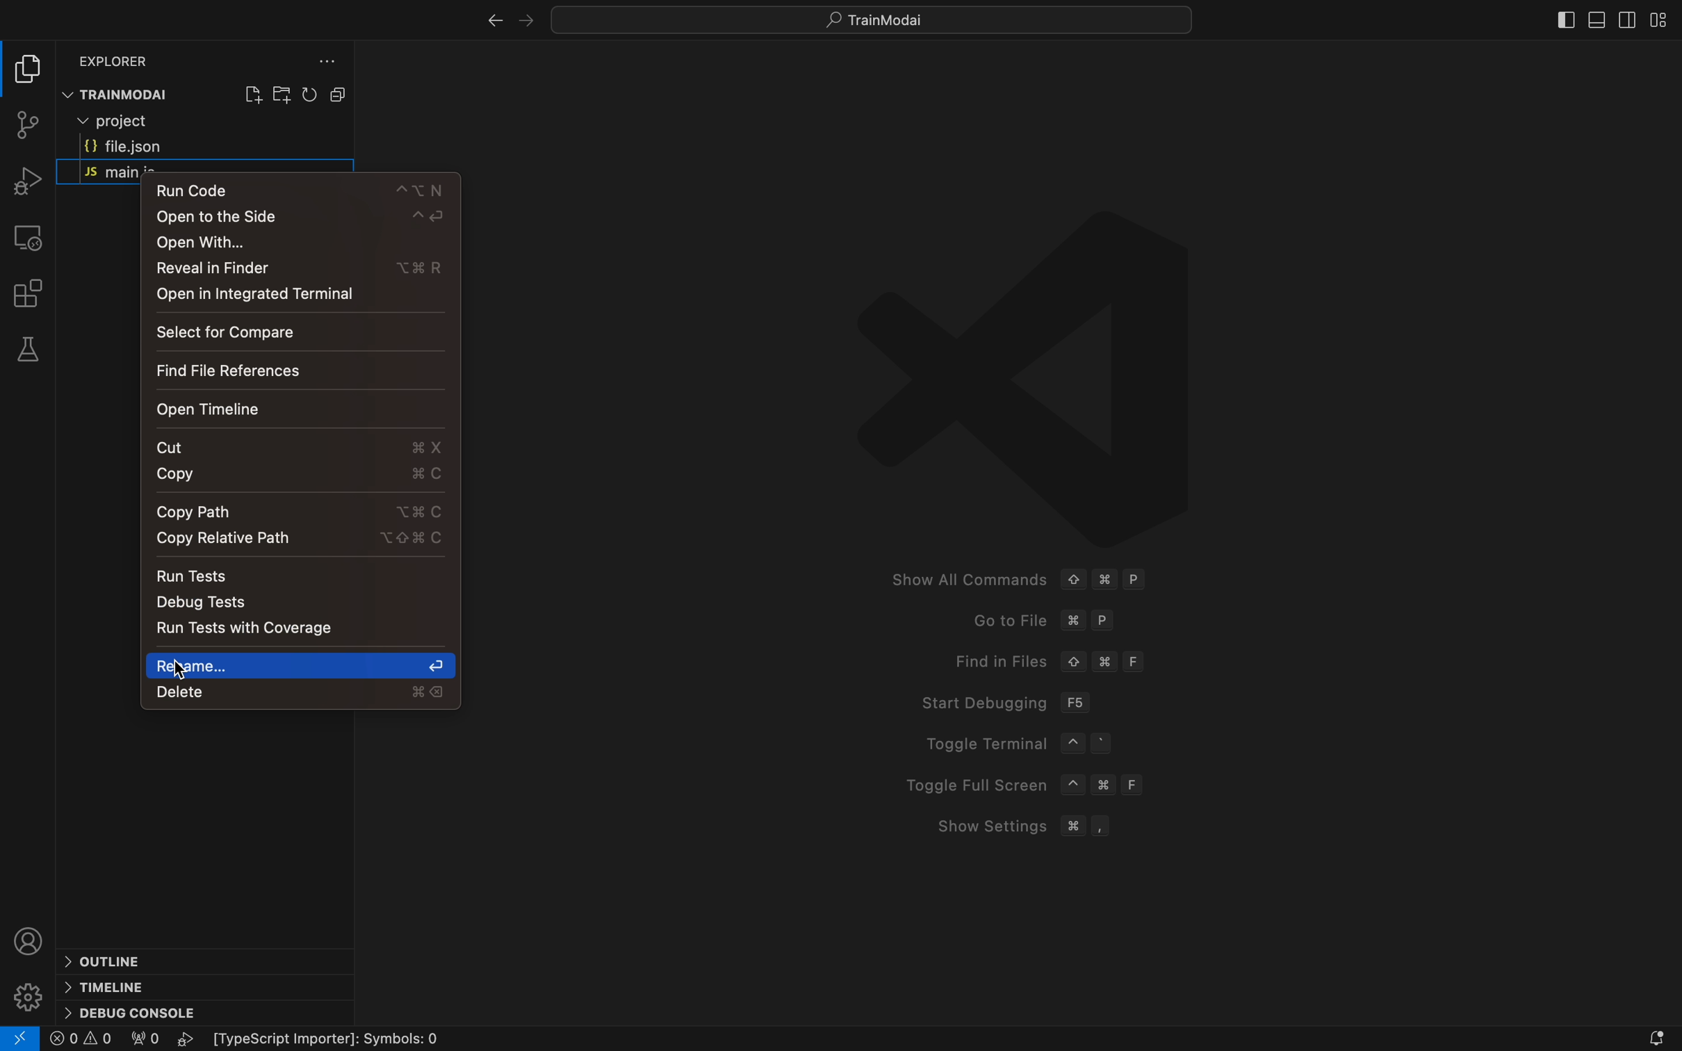 The width and height of the screenshot is (1682, 1051). What do you see at coordinates (299, 509) in the screenshot?
I see `copy path` at bounding box center [299, 509].